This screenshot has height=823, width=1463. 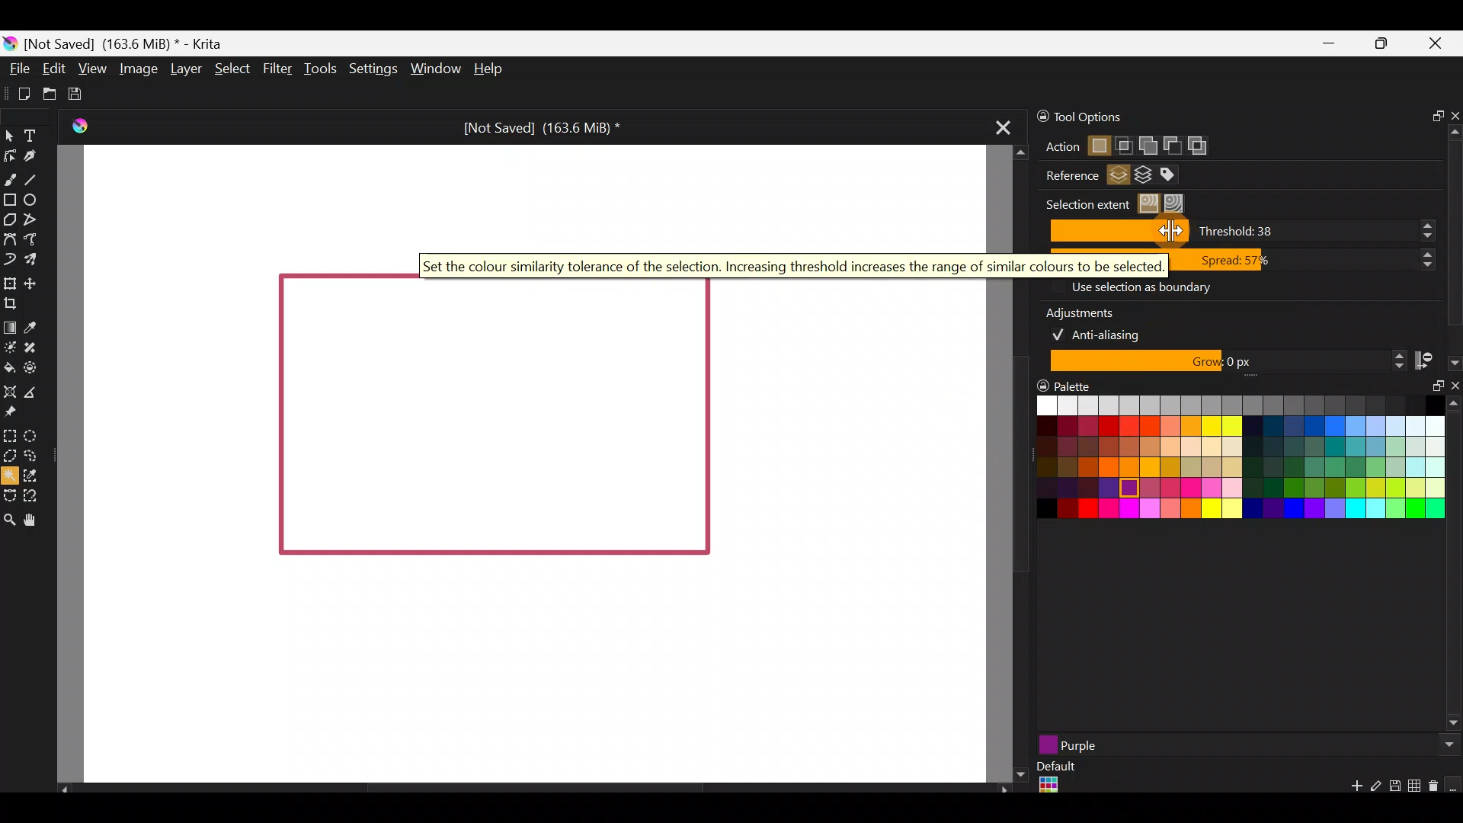 I want to click on Lock the current palette, so click(x=1454, y=785).